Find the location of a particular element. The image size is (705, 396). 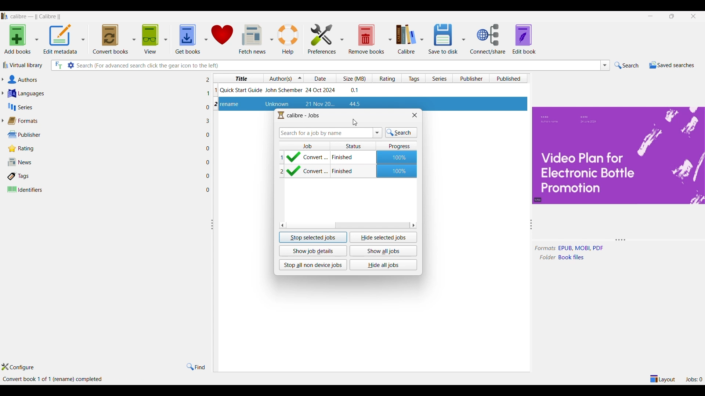

EPUB, MOBI, PDF is located at coordinates (581, 248).